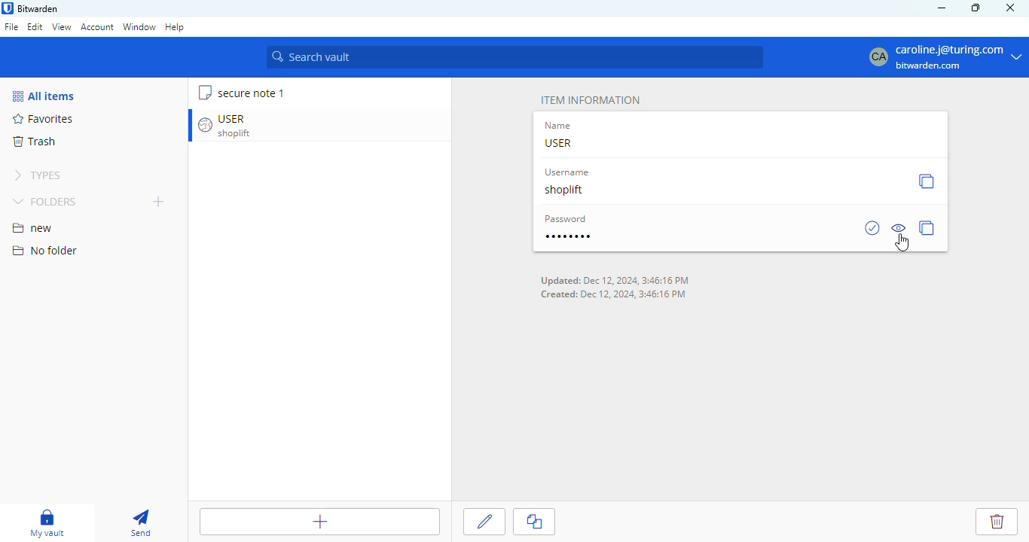 Image resolution: width=1029 pixels, height=542 pixels. Describe the element at coordinates (175, 26) in the screenshot. I see `help` at that location.